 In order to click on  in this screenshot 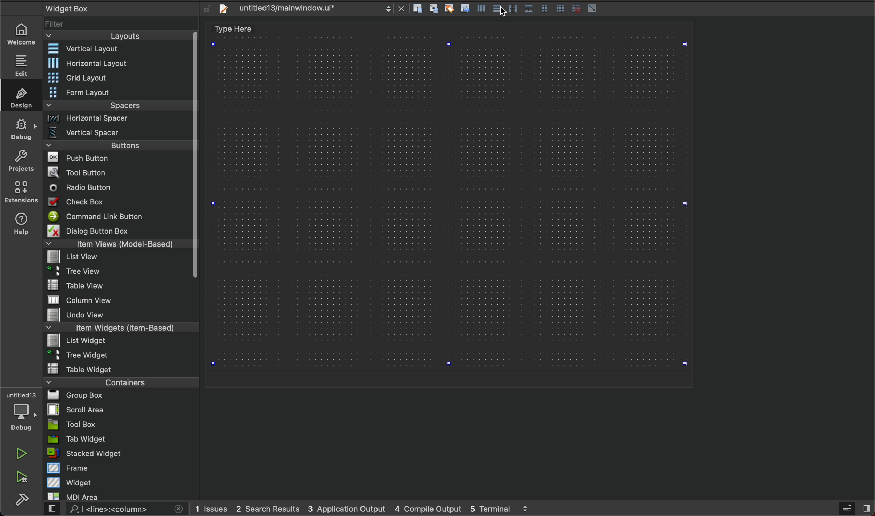, I will do `click(22, 453)`.